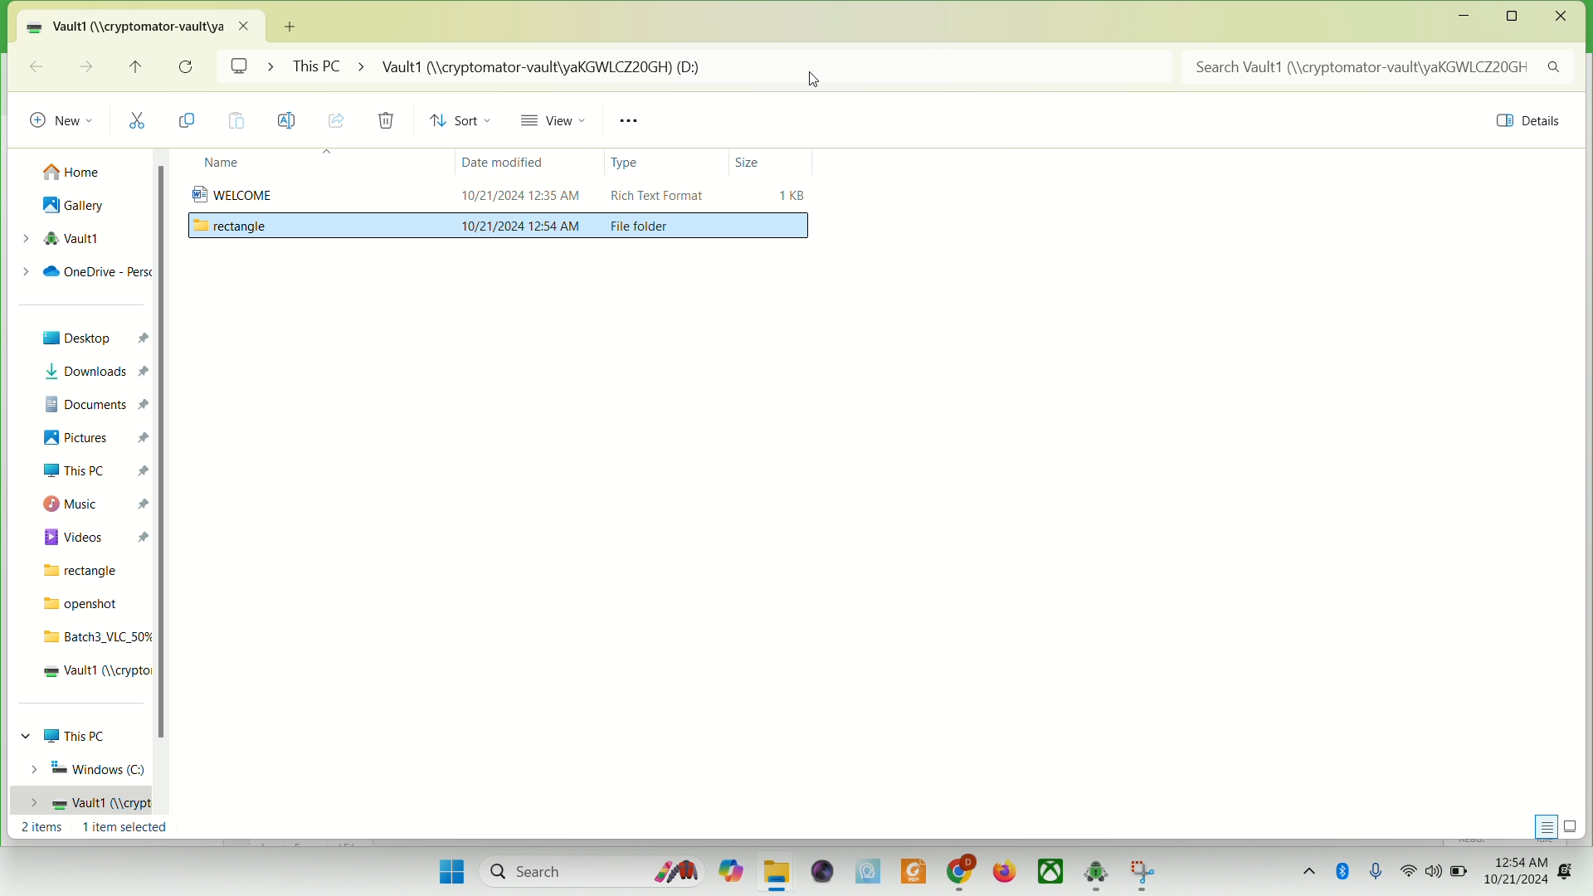 The width and height of the screenshot is (1593, 896). Describe the element at coordinates (162, 494) in the screenshot. I see `vertical scroll bar` at that location.